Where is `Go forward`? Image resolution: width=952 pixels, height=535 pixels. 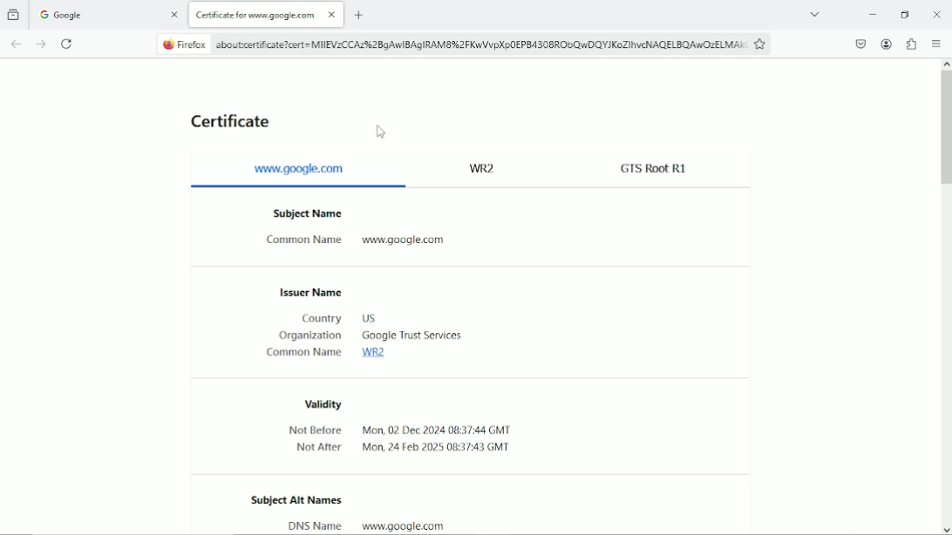 Go forward is located at coordinates (38, 44).